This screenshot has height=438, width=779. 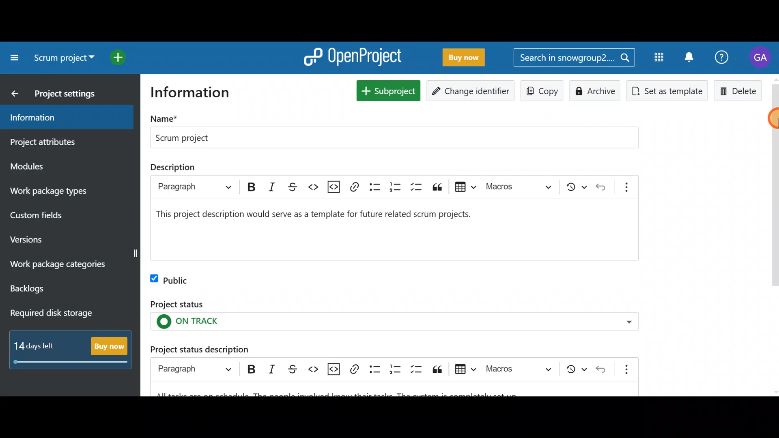 I want to click on Code, so click(x=314, y=369).